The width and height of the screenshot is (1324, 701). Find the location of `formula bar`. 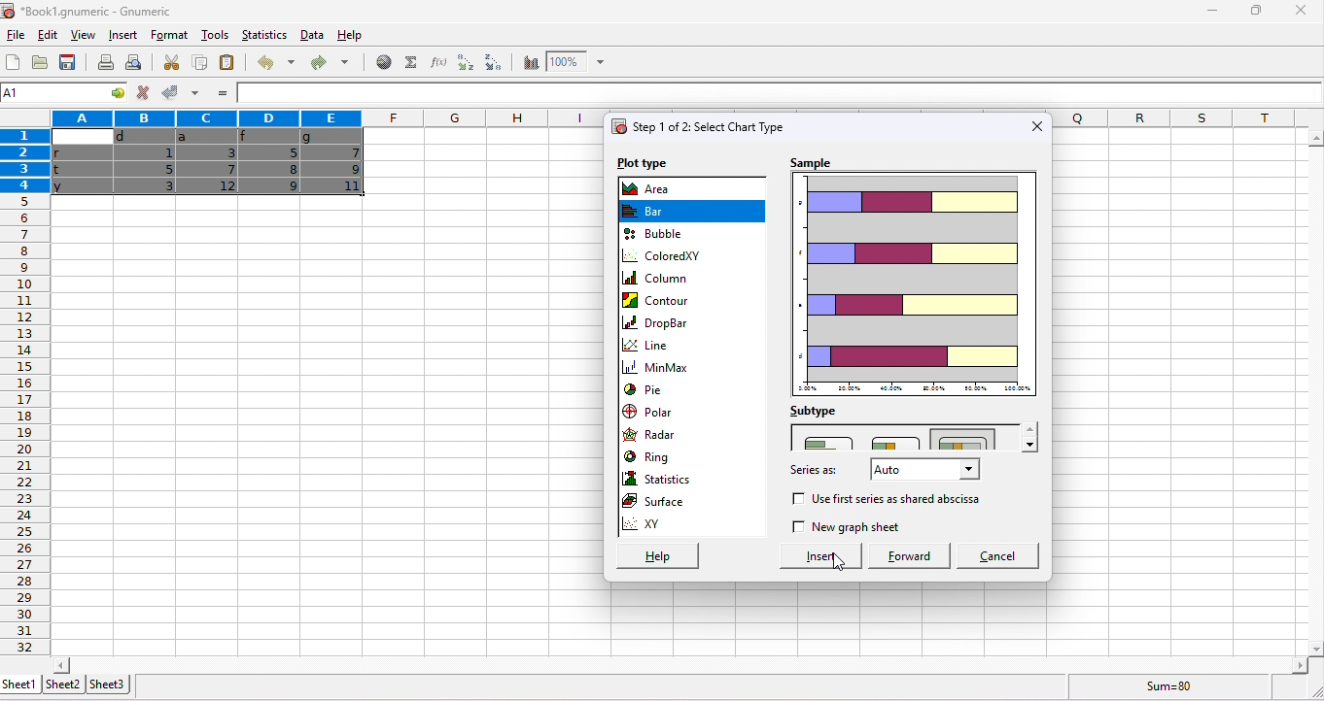

formula bar is located at coordinates (781, 92).